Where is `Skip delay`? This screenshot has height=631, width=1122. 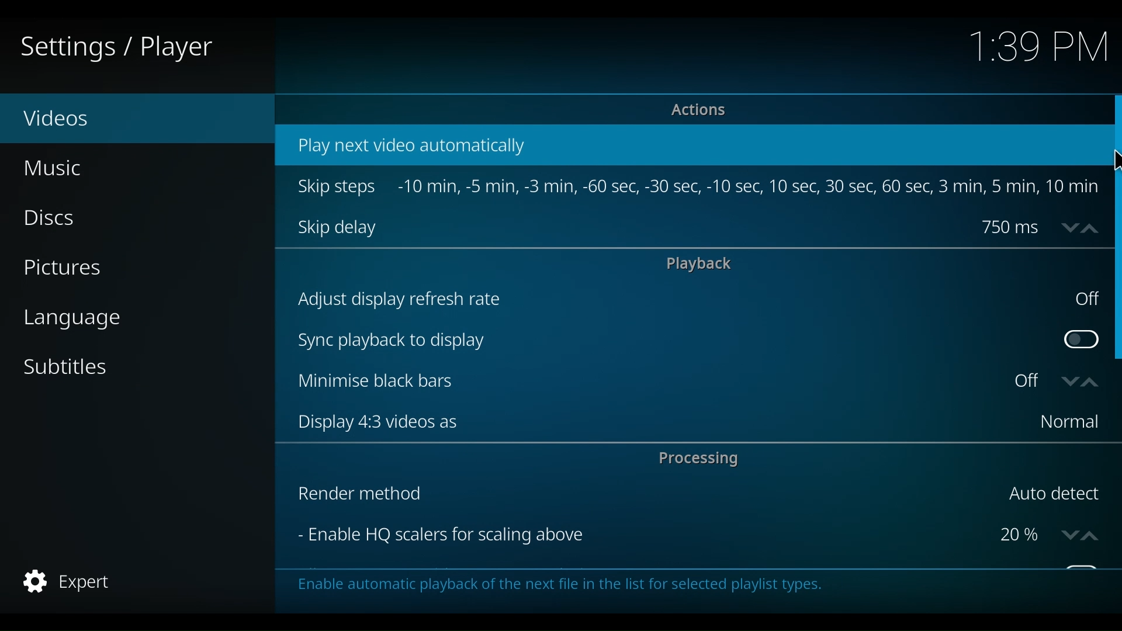 Skip delay is located at coordinates (337, 228).